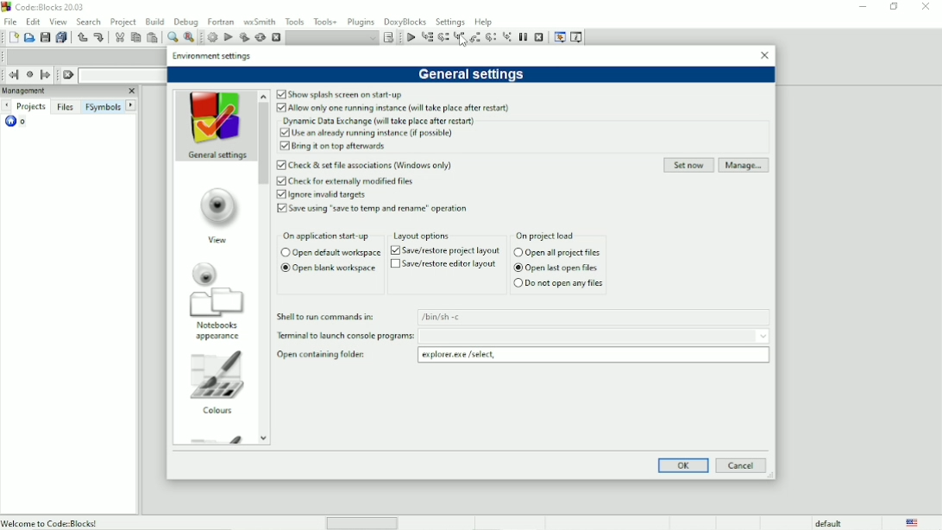 The width and height of the screenshot is (942, 530). I want to click on Settings, so click(451, 21).